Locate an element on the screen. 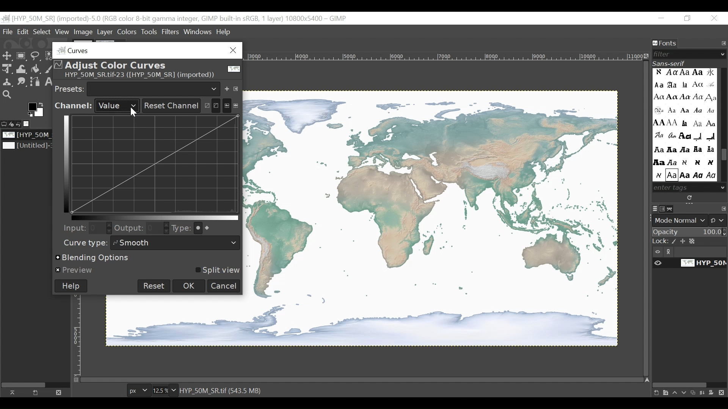 The width and height of the screenshot is (728, 409). Opacity is located at coordinates (690, 233).